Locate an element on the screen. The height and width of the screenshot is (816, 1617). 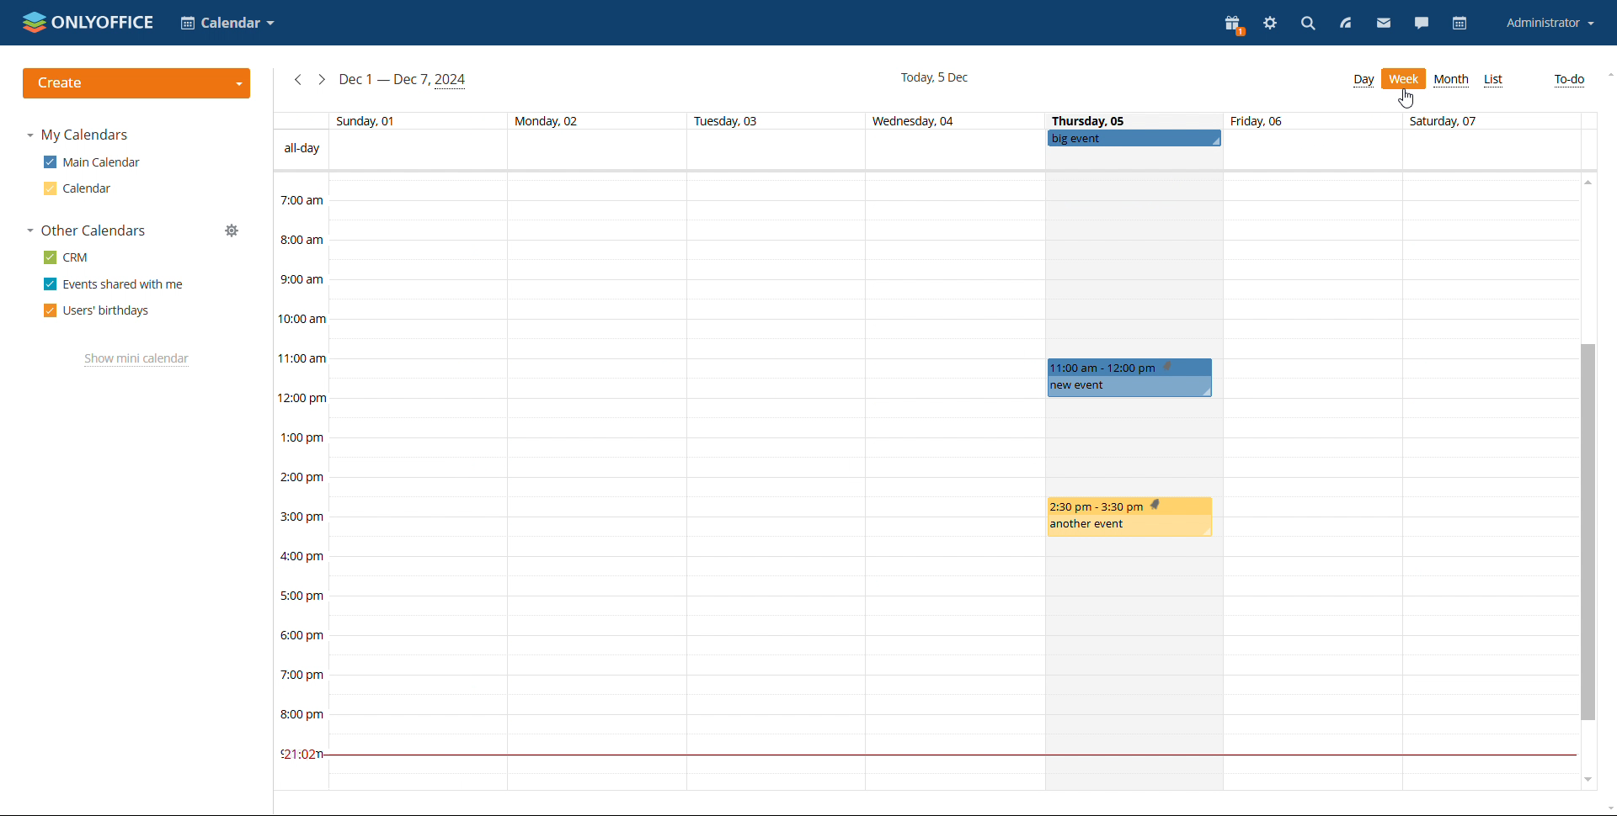
11:00am - 12:00pm new event  is located at coordinates (1129, 379).